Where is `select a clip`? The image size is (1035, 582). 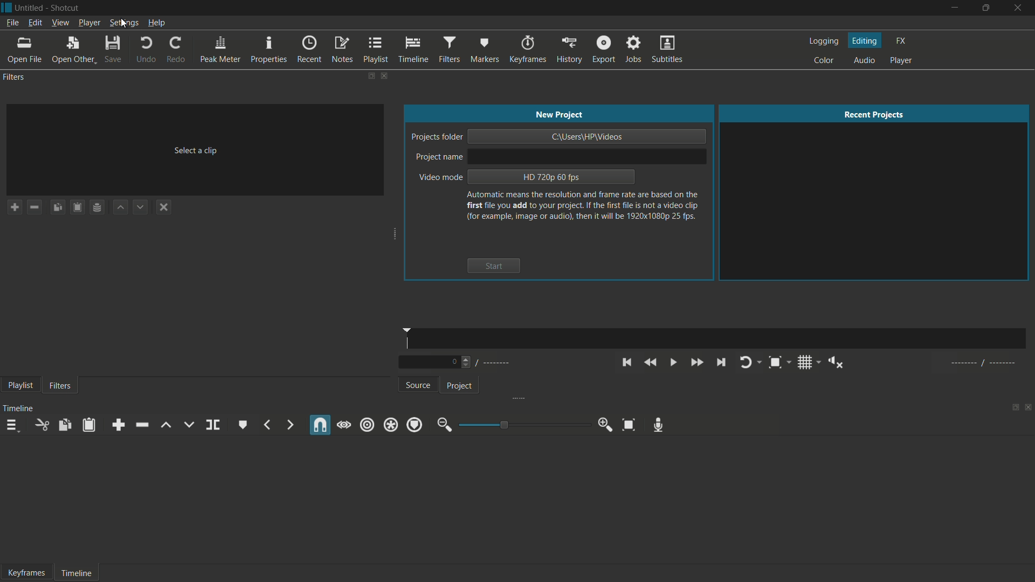 select a clip is located at coordinates (196, 151).